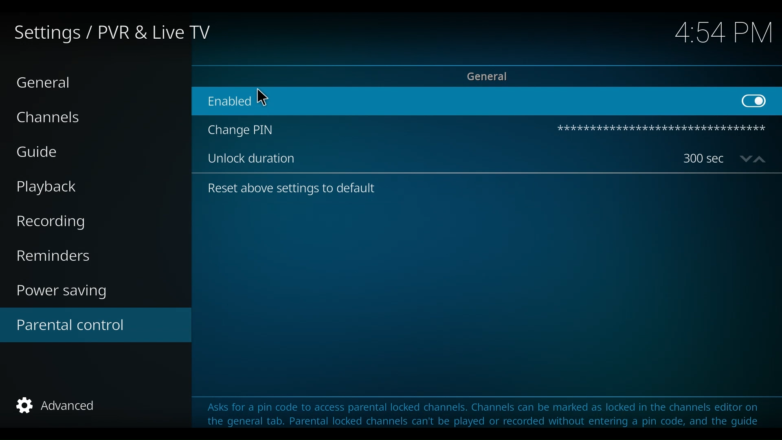 This screenshot has height=440, width=782. What do you see at coordinates (744, 159) in the screenshot?
I see `Go down` at bounding box center [744, 159].